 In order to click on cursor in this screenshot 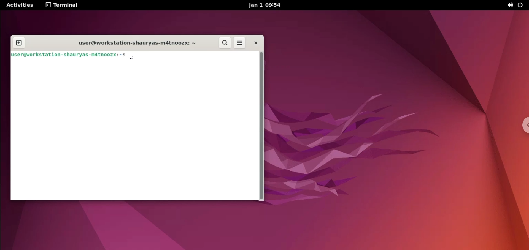, I will do `click(131, 58)`.